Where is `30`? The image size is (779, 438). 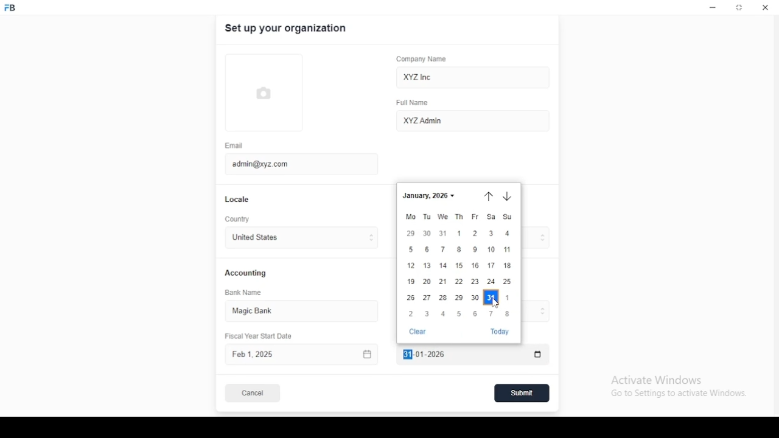
30 is located at coordinates (475, 297).